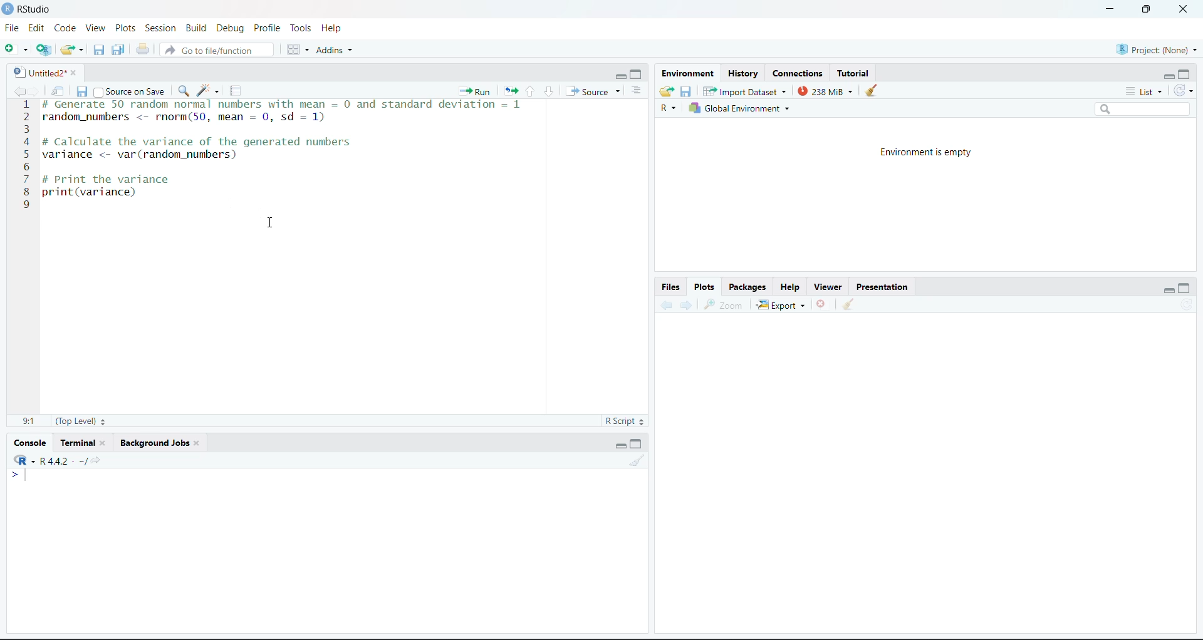 The width and height of the screenshot is (1203, 640). Describe the element at coordinates (35, 9) in the screenshot. I see `RStudio` at that location.